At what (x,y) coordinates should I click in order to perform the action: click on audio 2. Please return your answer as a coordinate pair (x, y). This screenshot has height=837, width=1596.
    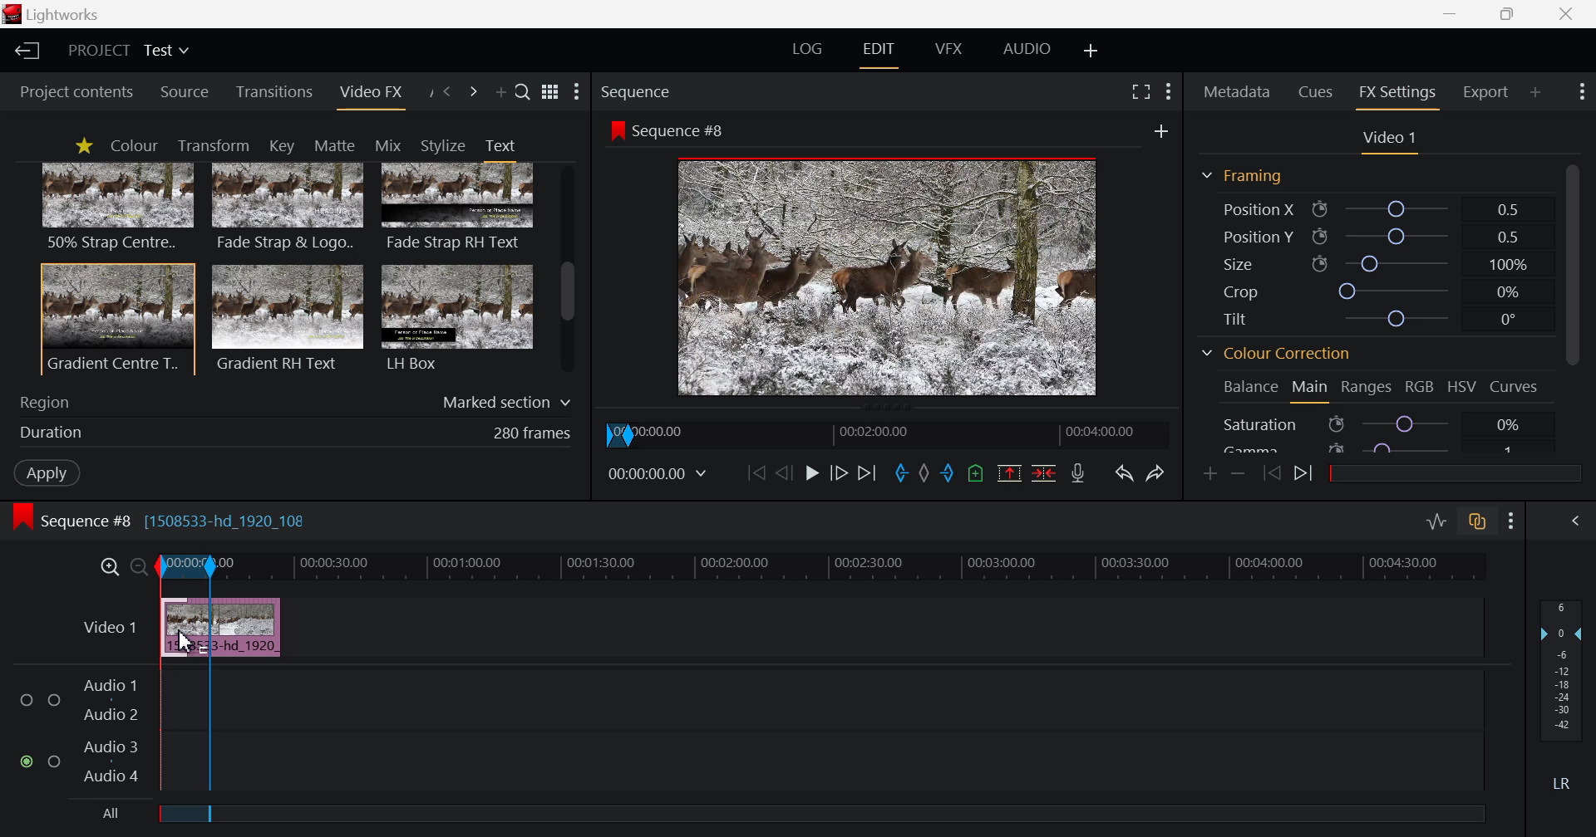
    Looking at the image, I should click on (113, 715).